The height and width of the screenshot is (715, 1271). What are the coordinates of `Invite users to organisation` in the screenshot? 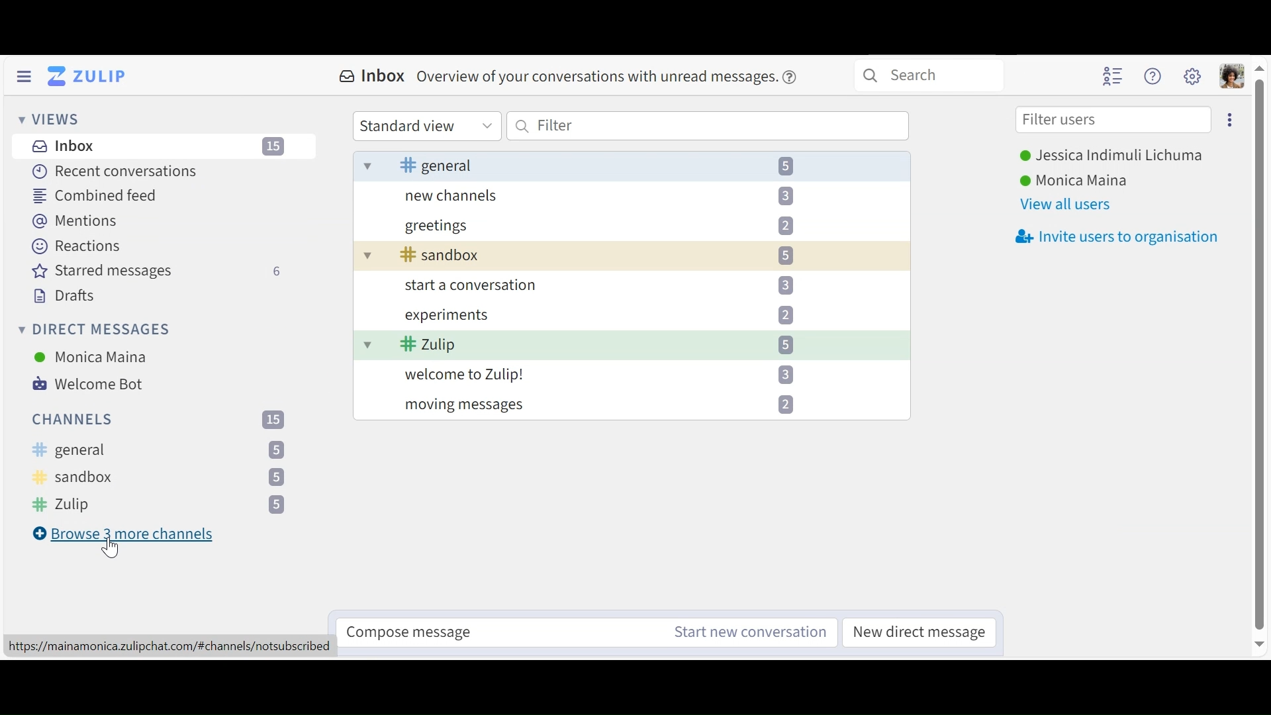 It's located at (1117, 236).